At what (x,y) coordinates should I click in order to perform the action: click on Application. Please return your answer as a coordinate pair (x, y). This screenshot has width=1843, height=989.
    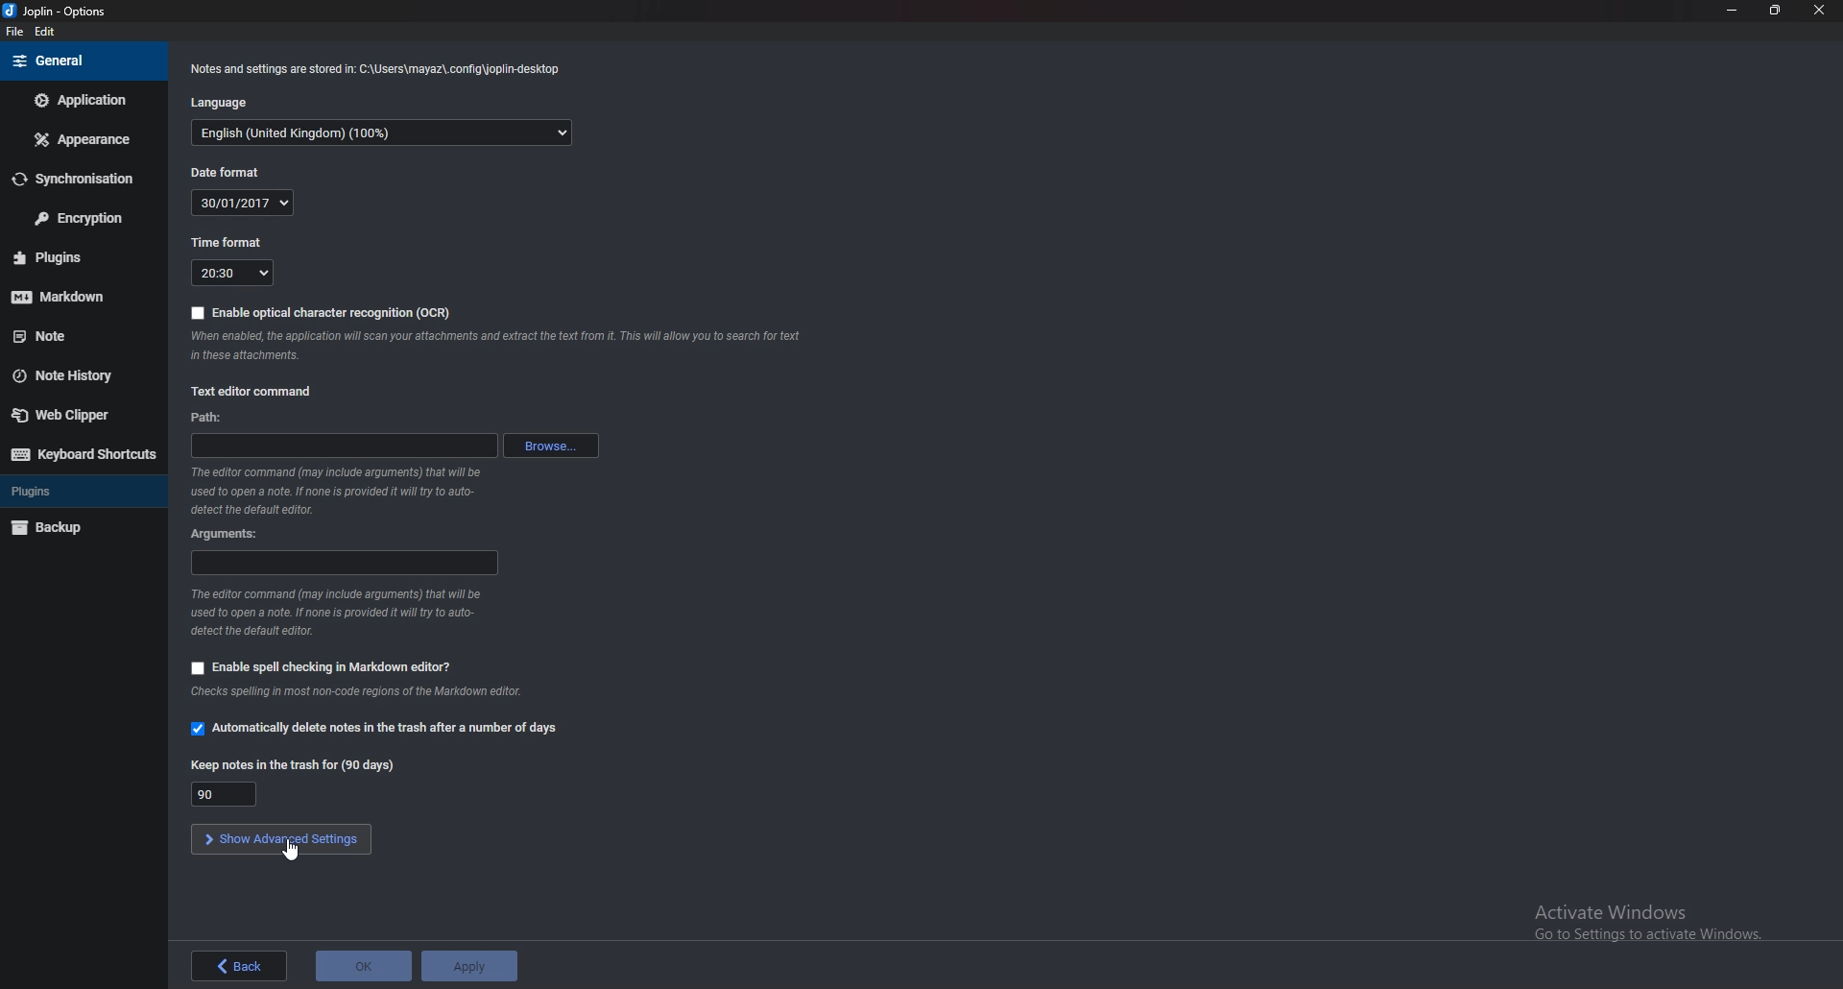
    Looking at the image, I should click on (83, 100).